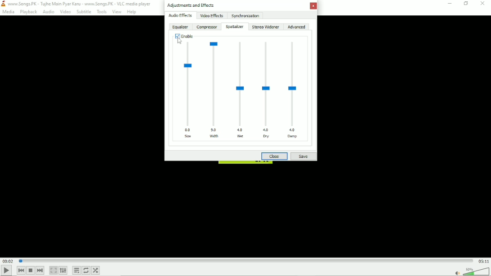 The image size is (491, 276). I want to click on Enable, so click(184, 36).